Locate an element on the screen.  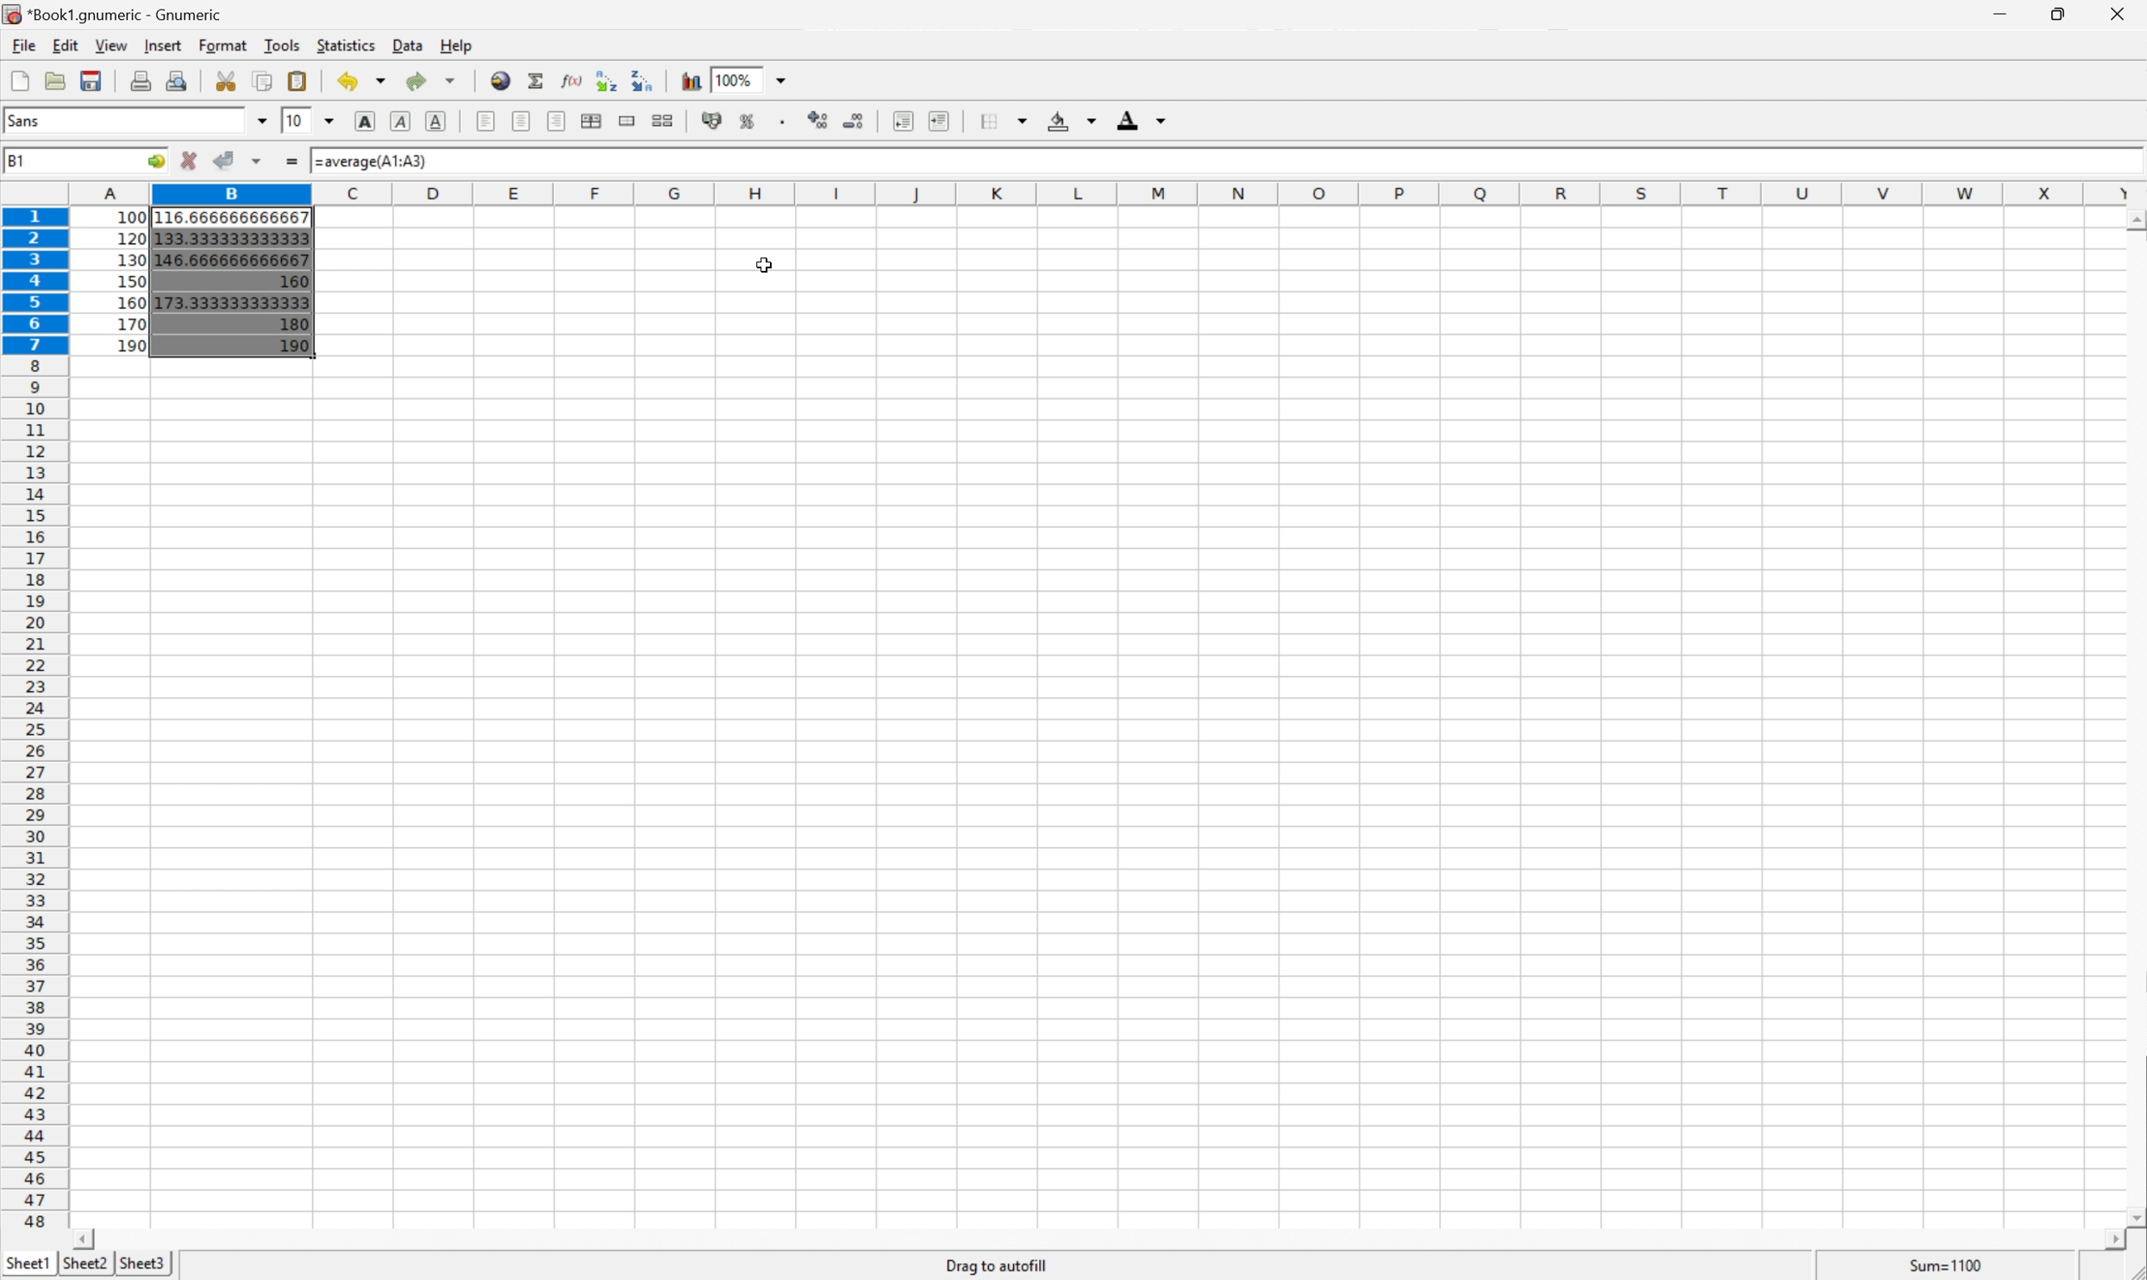
Help is located at coordinates (458, 43).